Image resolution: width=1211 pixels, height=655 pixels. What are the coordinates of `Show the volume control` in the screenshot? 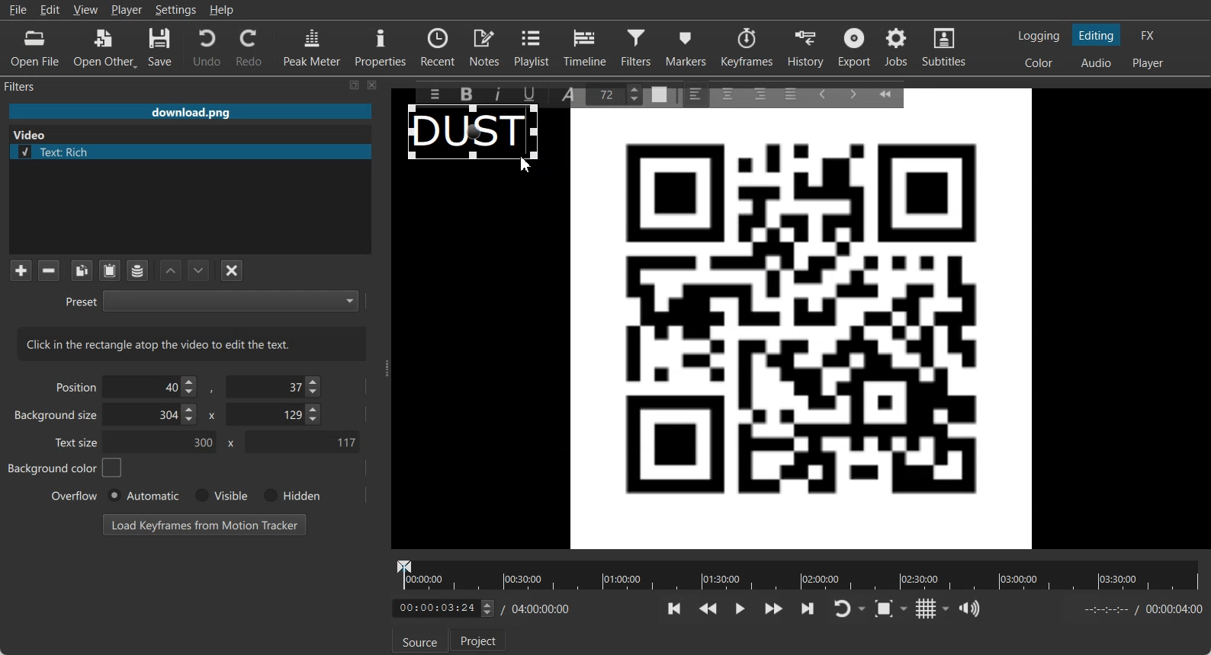 It's located at (969, 609).